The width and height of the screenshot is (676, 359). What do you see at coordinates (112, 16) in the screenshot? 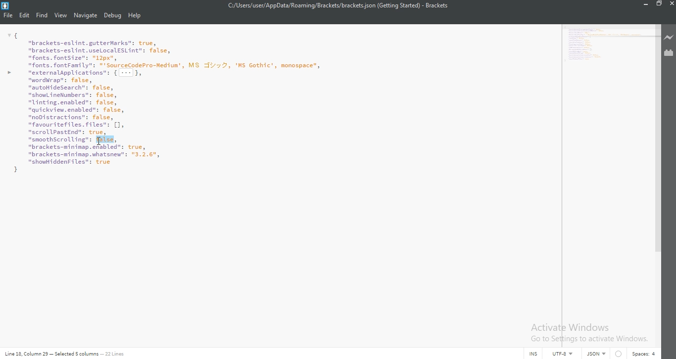
I see `Debug` at bounding box center [112, 16].